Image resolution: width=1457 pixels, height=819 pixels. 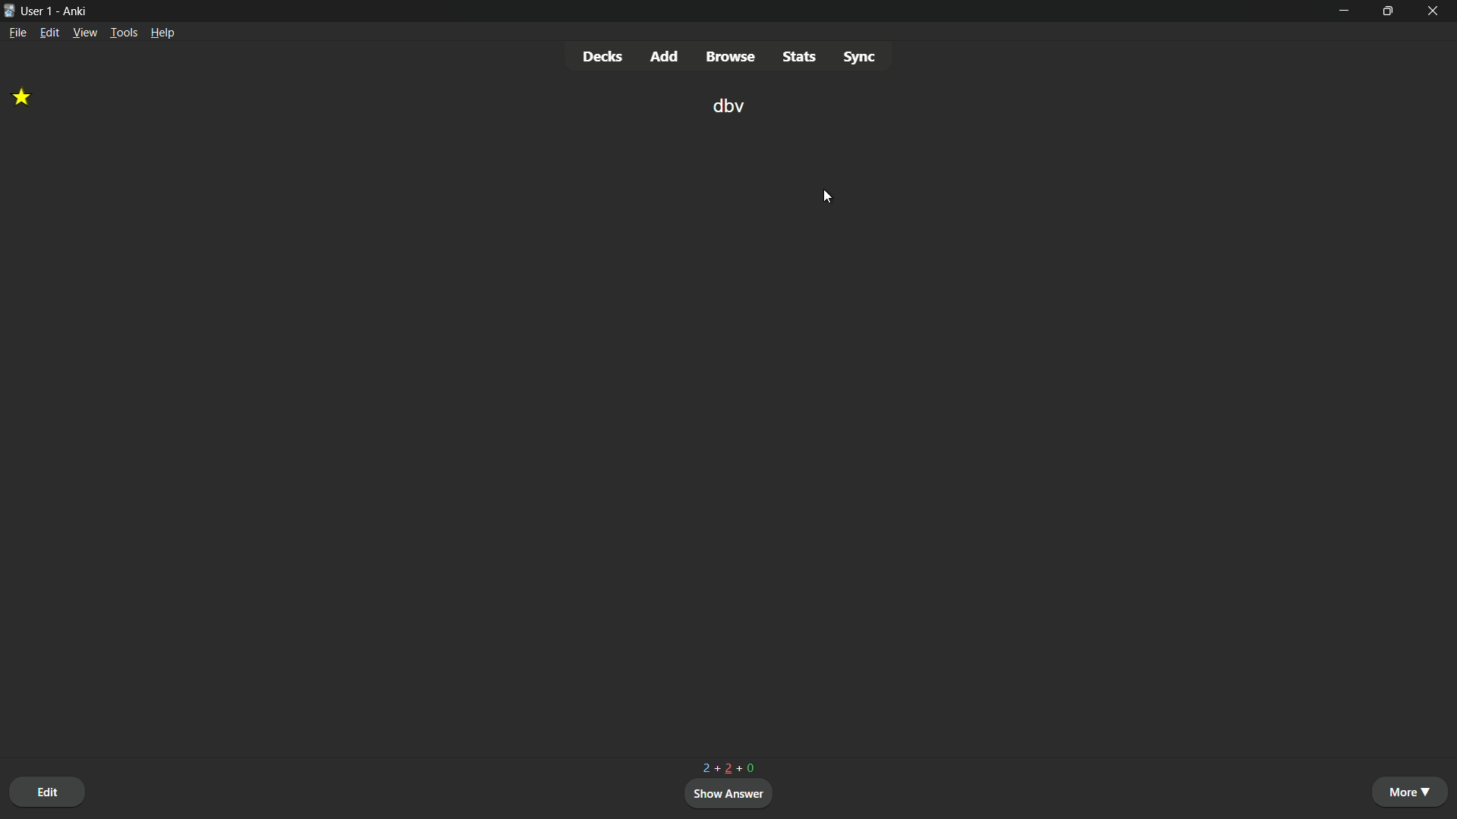 What do you see at coordinates (163, 32) in the screenshot?
I see `help` at bounding box center [163, 32].